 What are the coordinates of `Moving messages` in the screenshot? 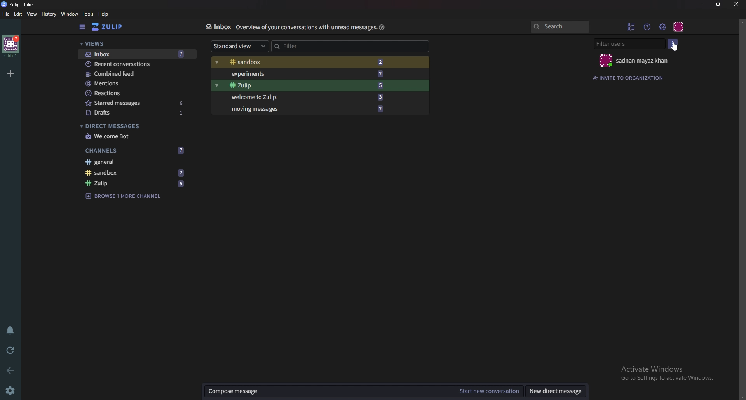 It's located at (314, 109).